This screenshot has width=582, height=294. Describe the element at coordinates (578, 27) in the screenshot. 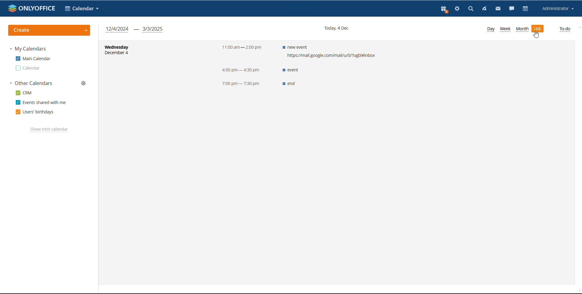

I see `scroll up` at that location.